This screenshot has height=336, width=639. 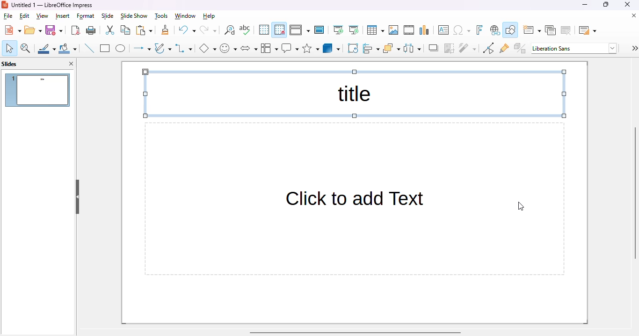 I want to click on master slide, so click(x=319, y=30).